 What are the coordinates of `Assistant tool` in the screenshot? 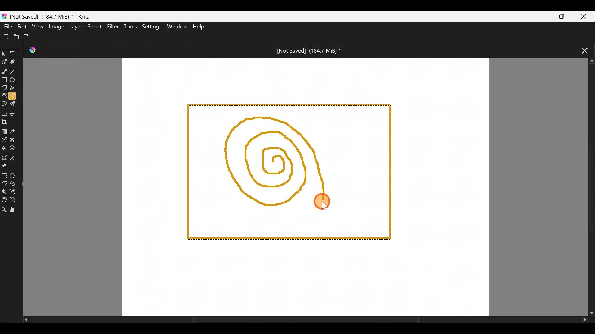 It's located at (4, 157).